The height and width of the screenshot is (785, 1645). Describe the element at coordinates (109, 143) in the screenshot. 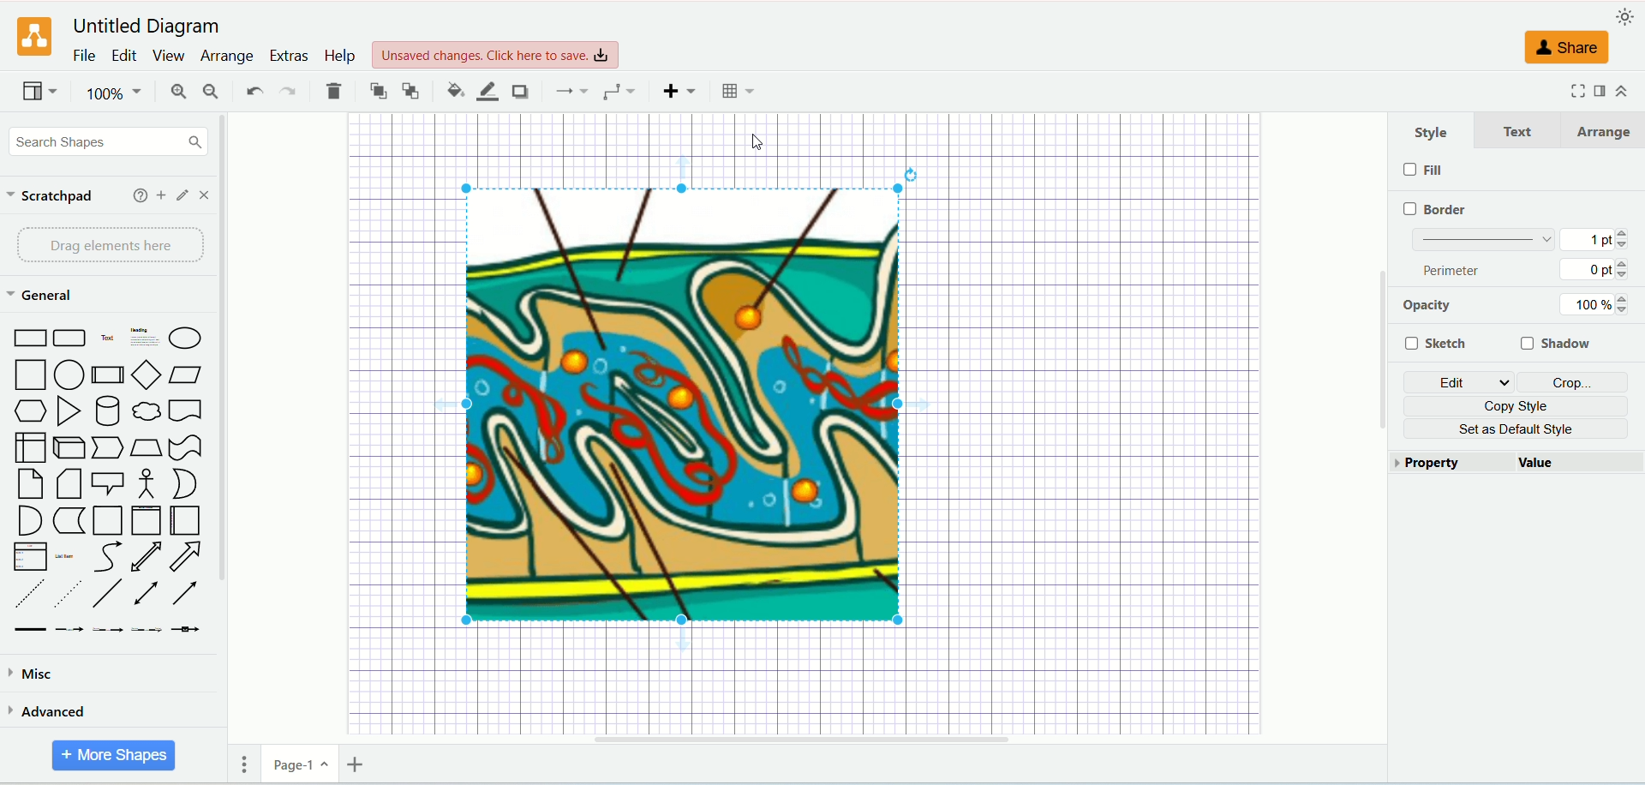

I see `search shapes` at that location.